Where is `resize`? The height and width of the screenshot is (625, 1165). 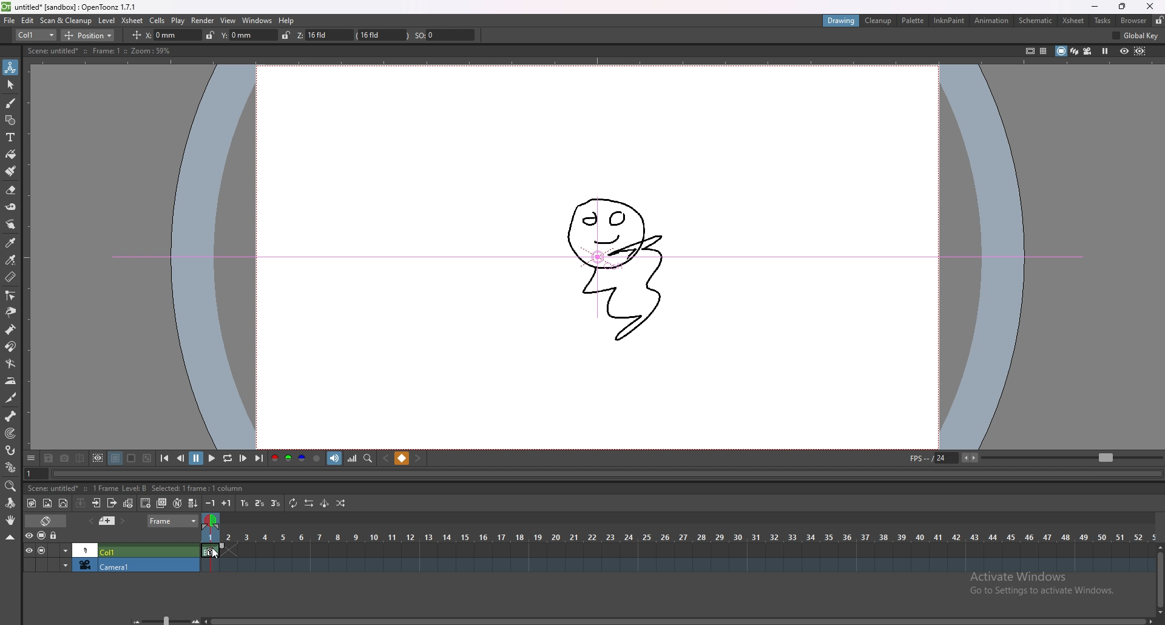
resize is located at coordinates (1120, 7).